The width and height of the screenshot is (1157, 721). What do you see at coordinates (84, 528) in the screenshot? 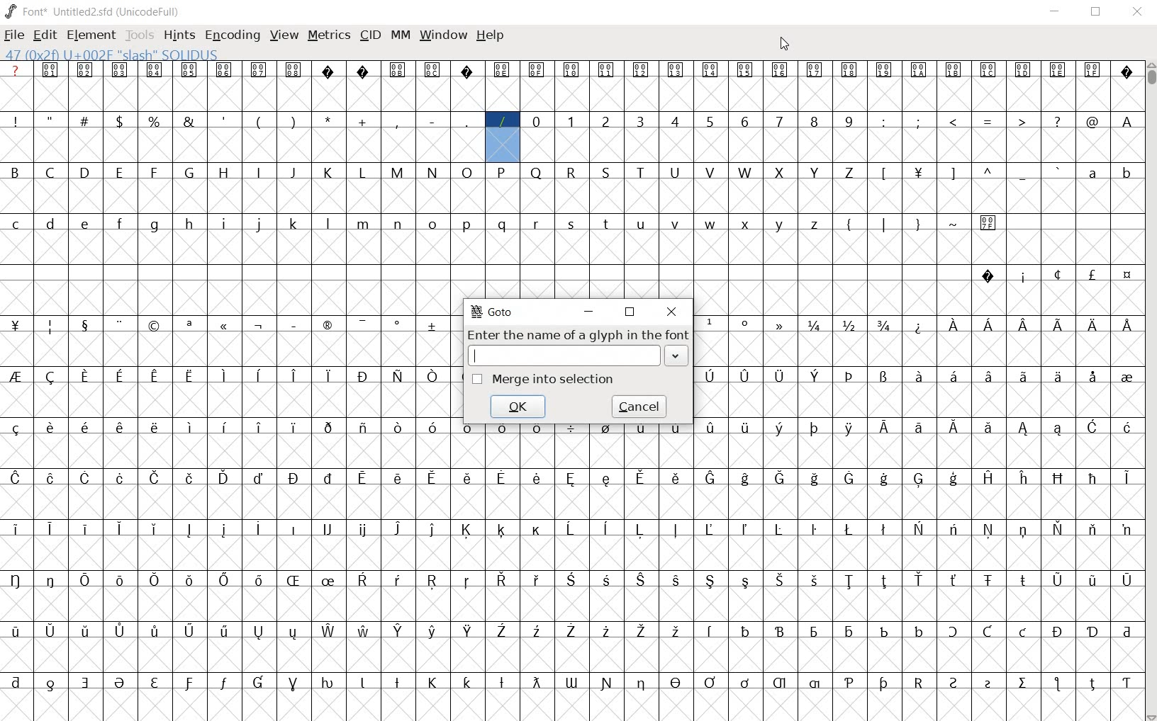
I see `glyph` at bounding box center [84, 528].